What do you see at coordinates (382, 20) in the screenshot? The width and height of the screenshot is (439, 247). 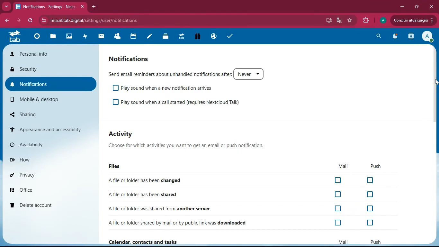 I see `profile` at bounding box center [382, 20].